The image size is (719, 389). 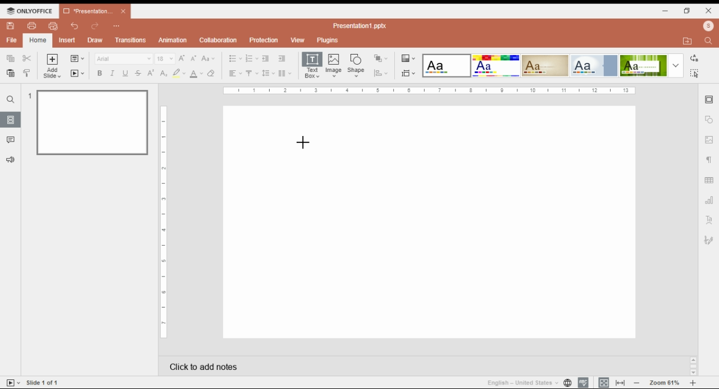 I want to click on redo, so click(x=94, y=27).